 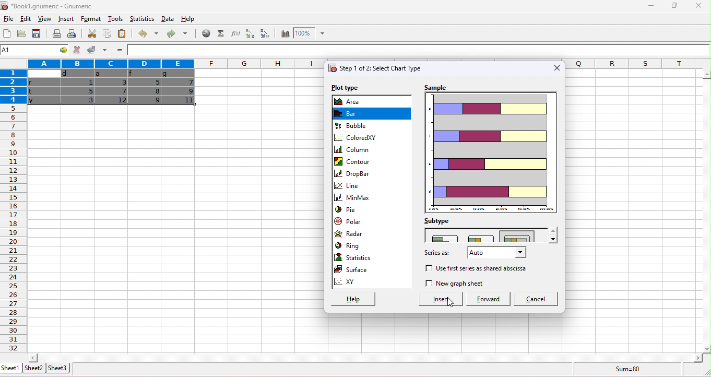 What do you see at coordinates (106, 33) in the screenshot?
I see `copy` at bounding box center [106, 33].